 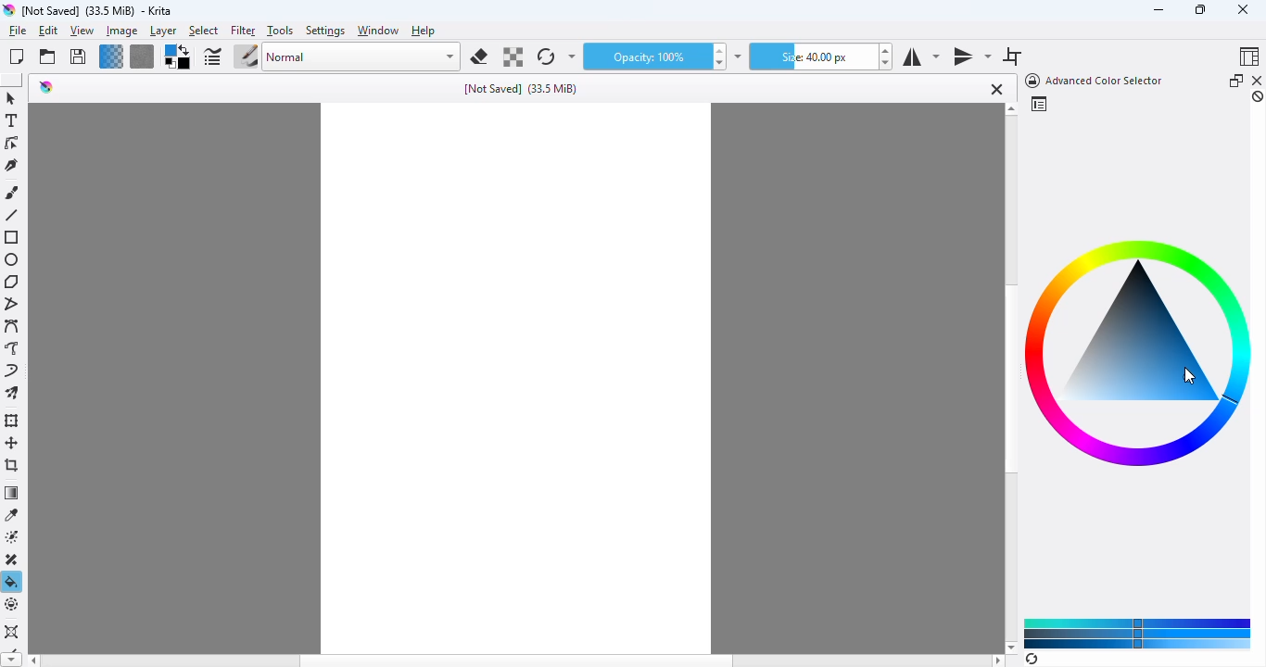 What do you see at coordinates (8, 10) in the screenshot?
I see `logo` at bounding box center [8, 10].